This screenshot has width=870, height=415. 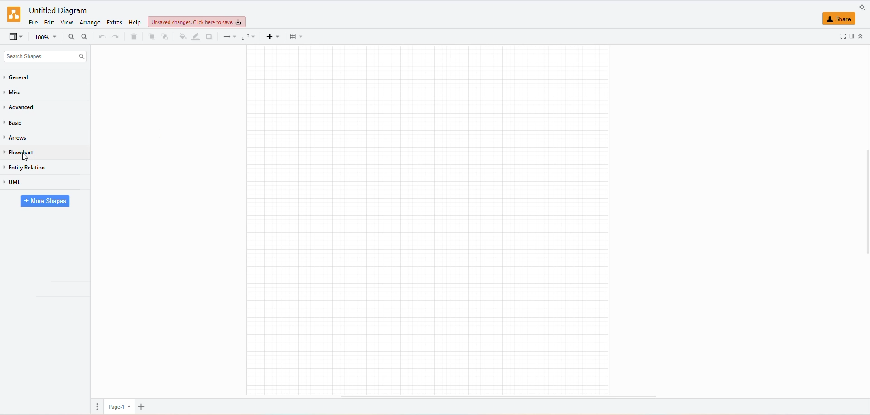 What do you see at coordinates (70, 37) in the screenshot?
I see `ZOOM IN ` at bounding box center [70, 37].